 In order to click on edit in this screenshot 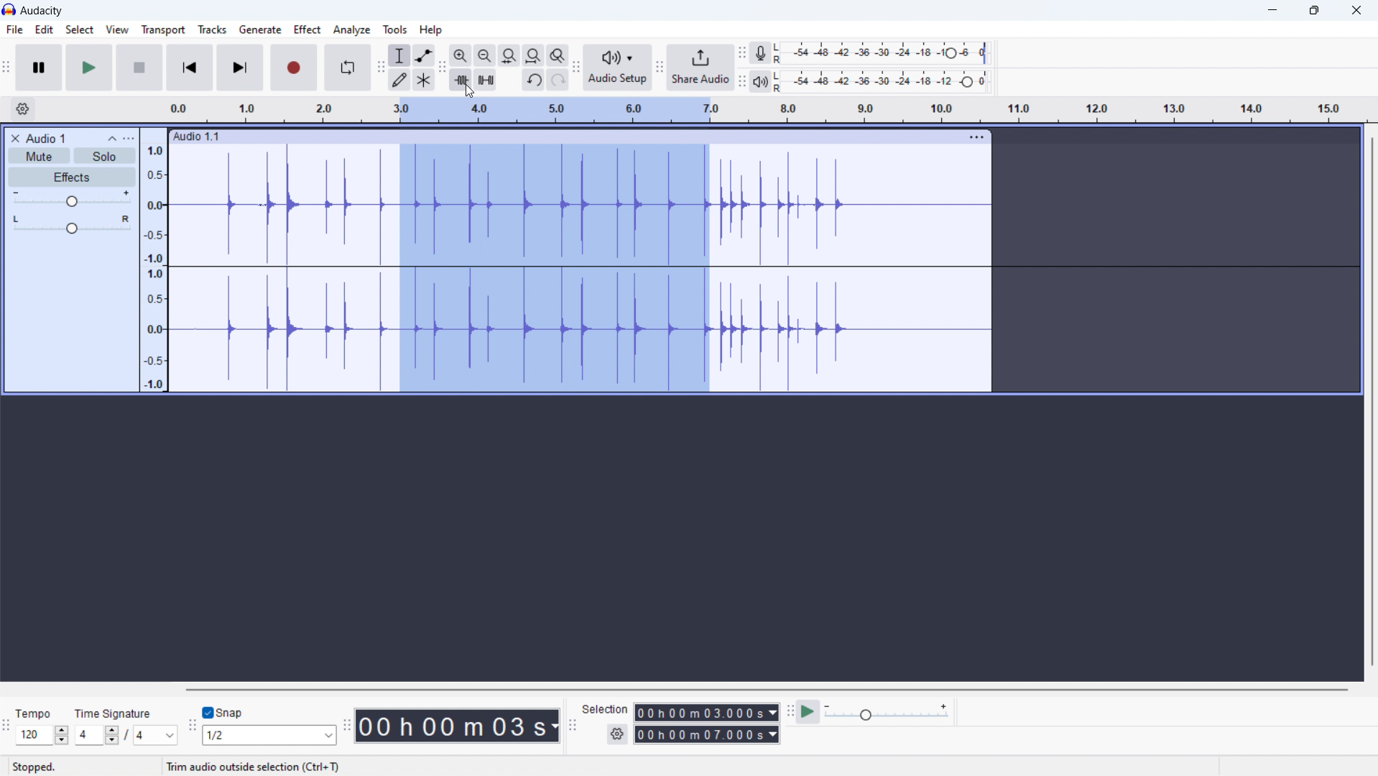, I will do `click(44, 29)`.